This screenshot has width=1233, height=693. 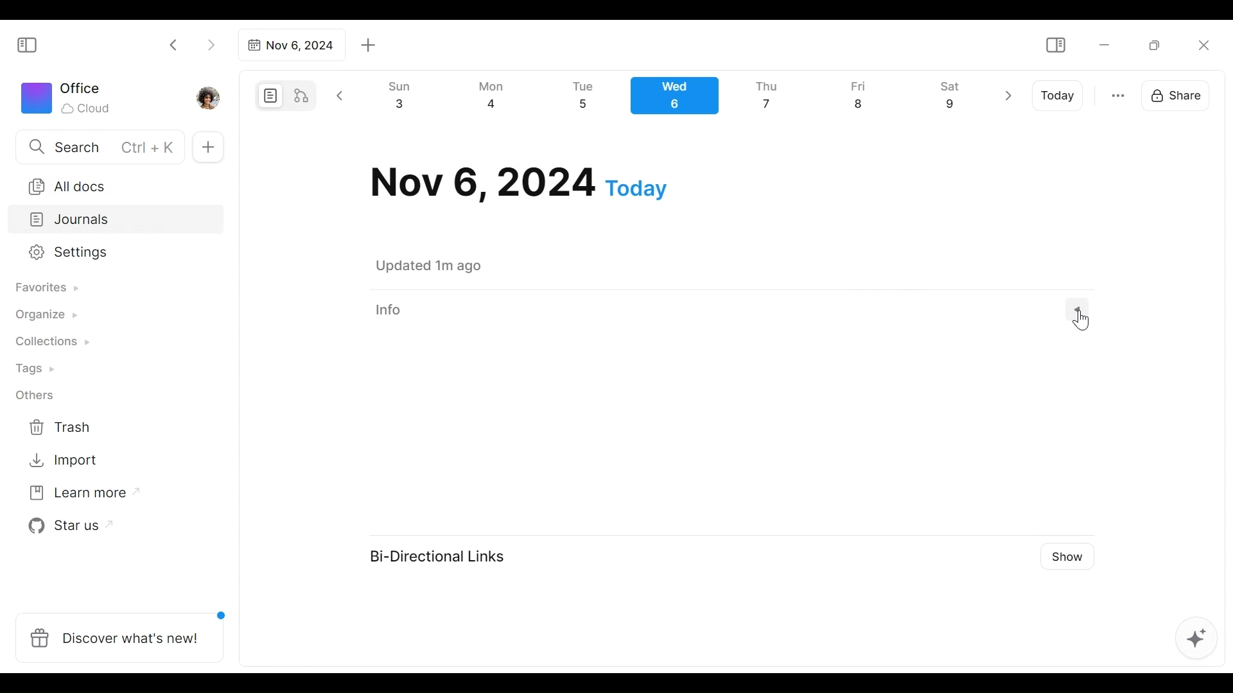 I want to click on Others, so click(x=35, y=395).